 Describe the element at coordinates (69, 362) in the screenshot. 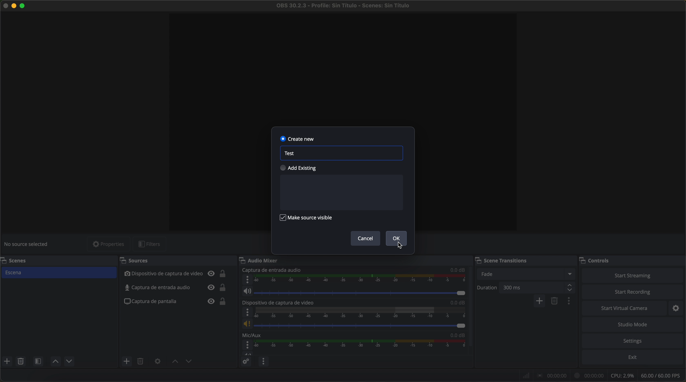

I see `move scene down` at that location.